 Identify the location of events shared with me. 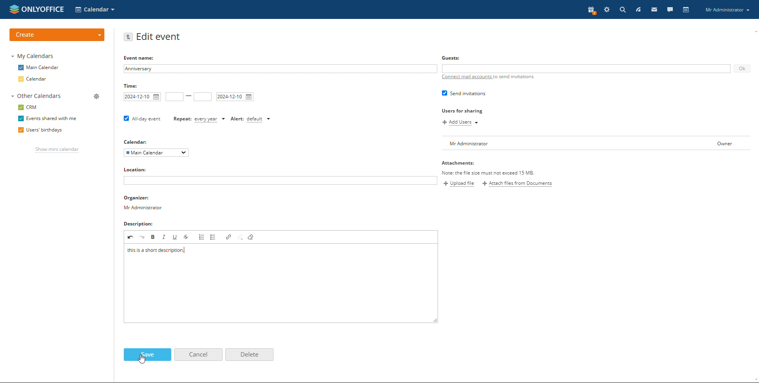
(46, 119).